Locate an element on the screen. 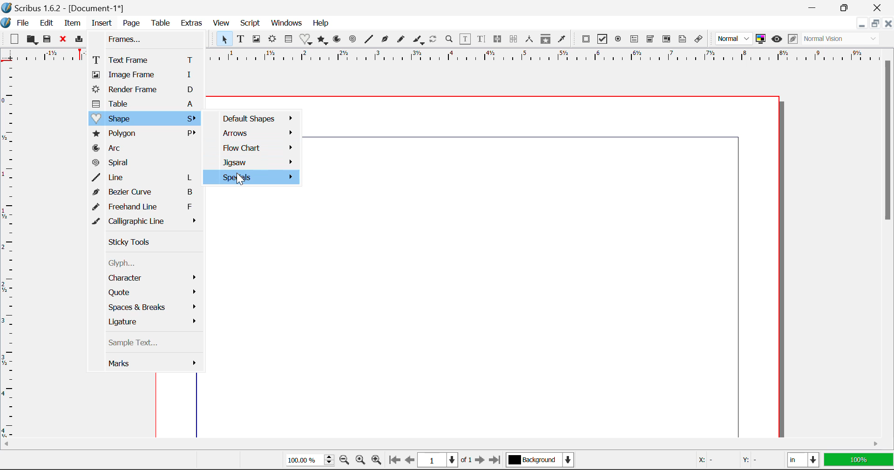 The height and width of the screenshot is (470, 894). Pdf Text Field is located at coordinates (635, 40).